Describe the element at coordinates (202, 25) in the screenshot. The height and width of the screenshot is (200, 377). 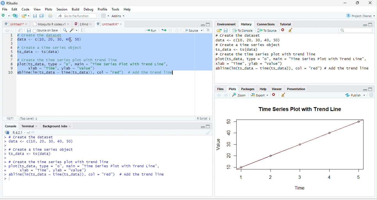
I see `Minimize` at that location.